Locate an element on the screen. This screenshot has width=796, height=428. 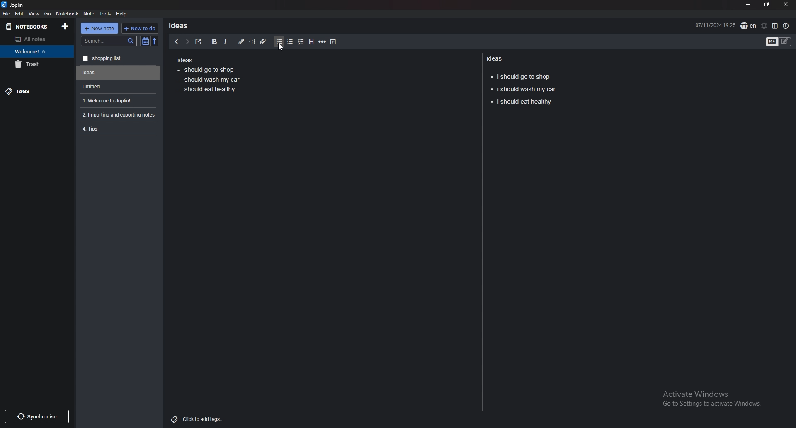
notebook is located at coordinates (67, 13).